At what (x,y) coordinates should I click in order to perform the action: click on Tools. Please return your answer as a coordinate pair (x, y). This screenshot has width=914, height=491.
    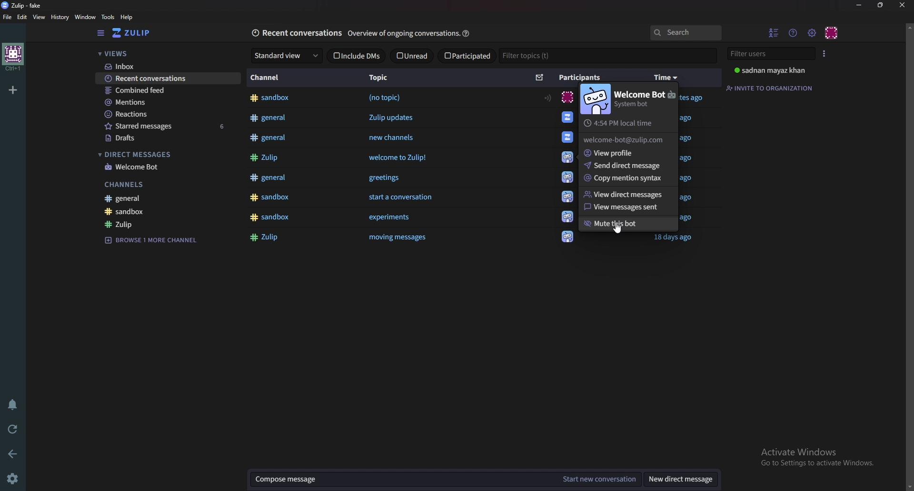
    Looking at the image, I should click on (108, 17).